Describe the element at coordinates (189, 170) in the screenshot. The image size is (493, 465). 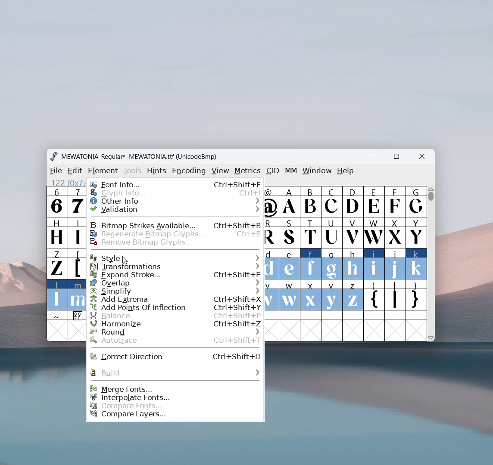
I see `encoding` at that location.